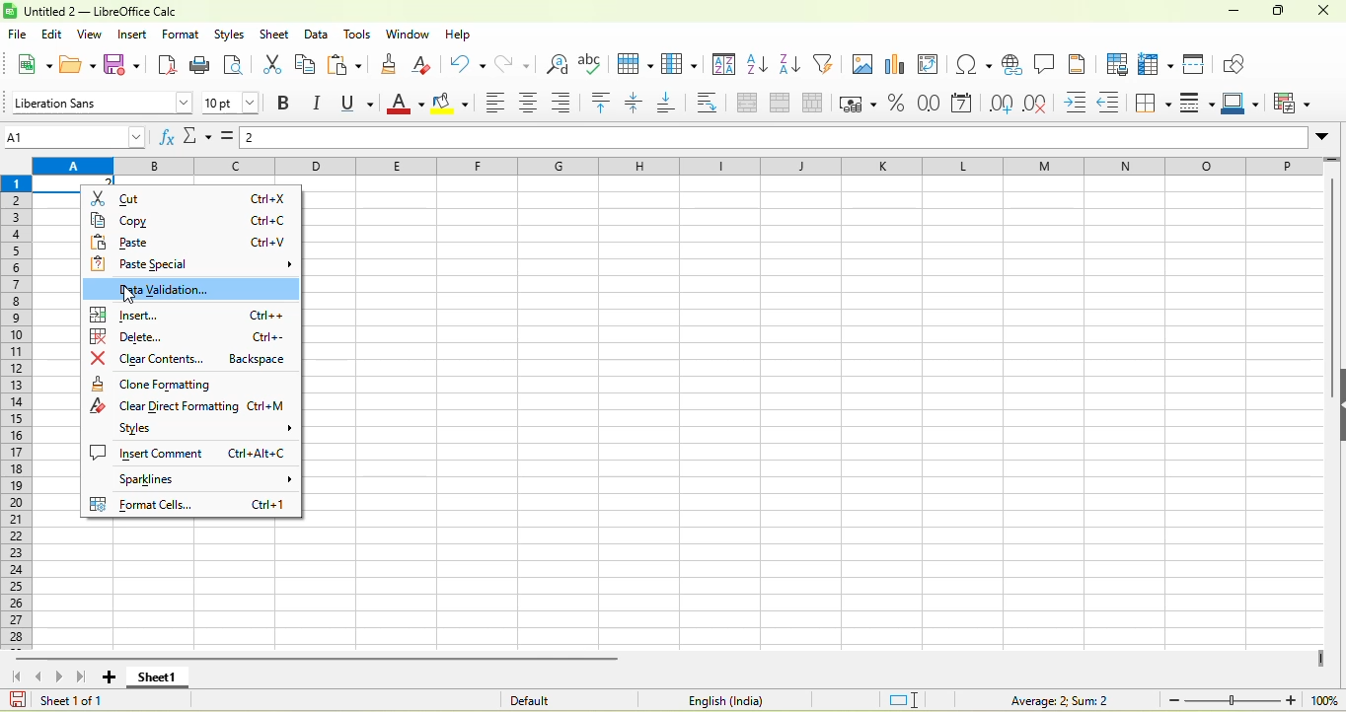  Describe the element at coordinates (1328, 139) in the screenshot. I see `expand formula bar` at that location.